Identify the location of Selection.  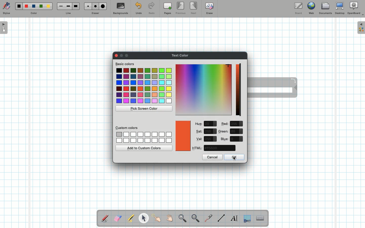
(247, 218).